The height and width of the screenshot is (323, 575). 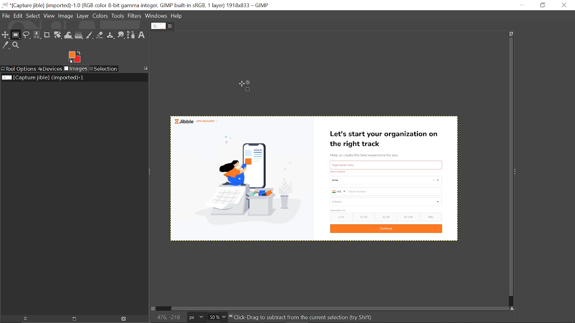 I want to click on text, so click(x=386, y=164).